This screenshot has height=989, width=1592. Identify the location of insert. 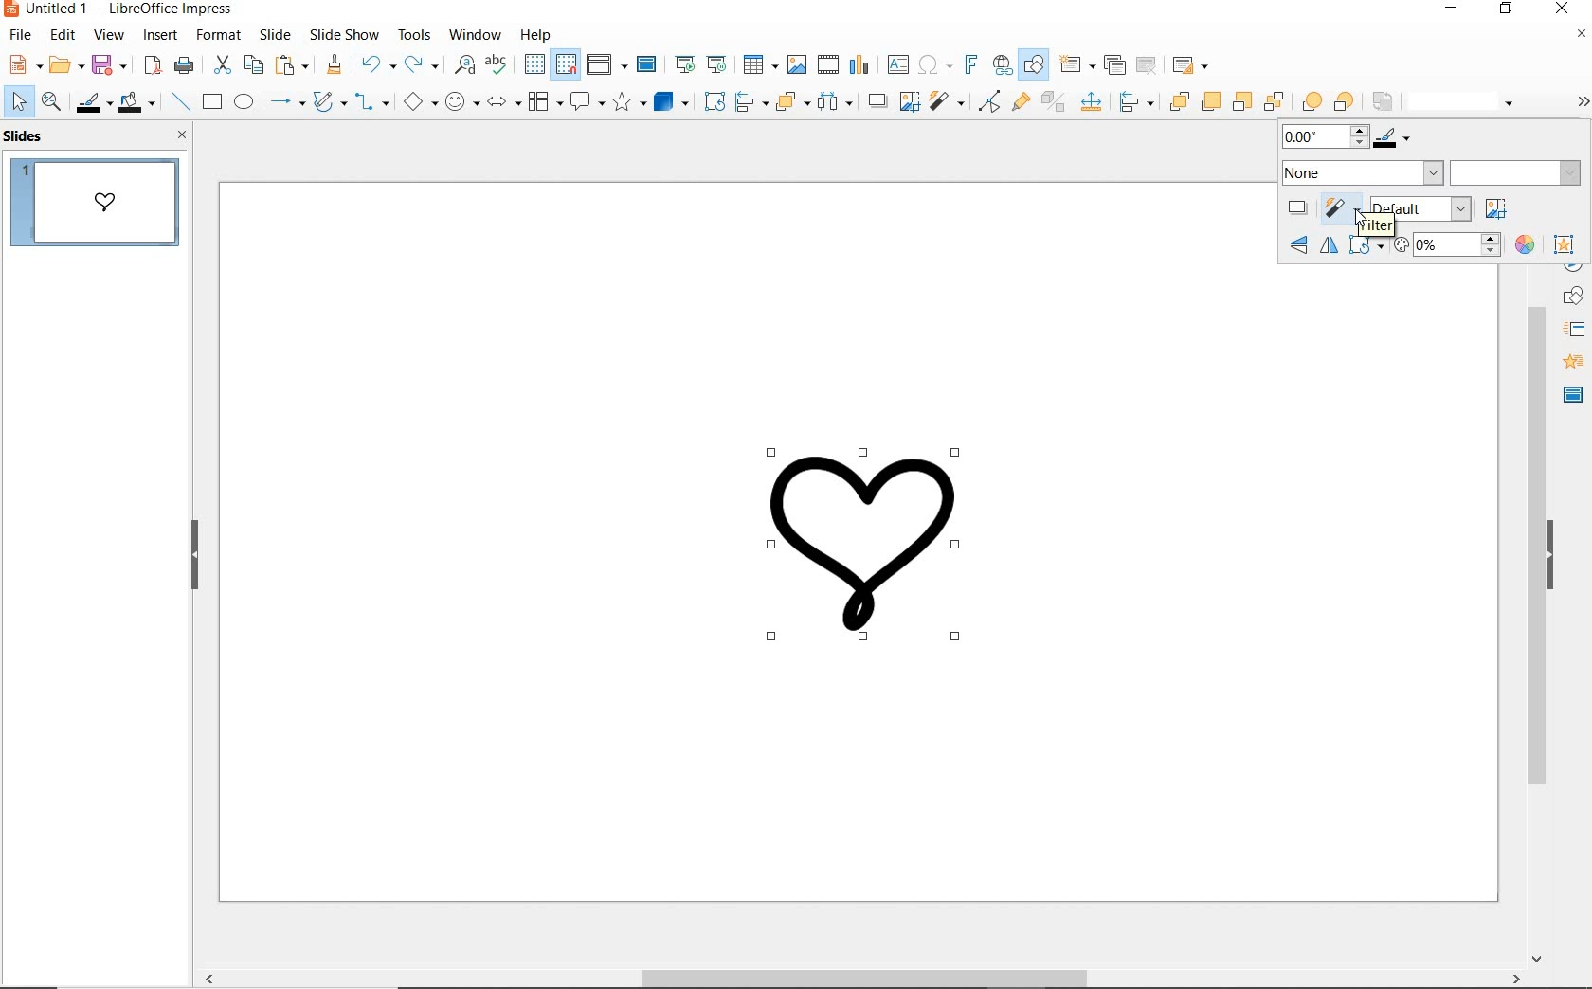
(160, 38).